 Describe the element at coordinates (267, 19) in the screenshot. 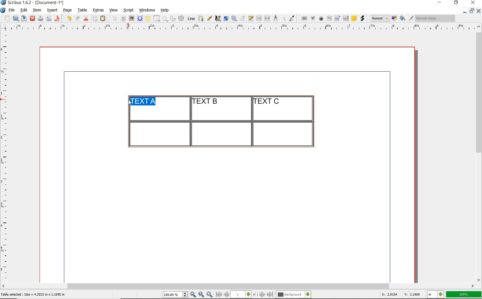

I see `unlink text frames` at that location.